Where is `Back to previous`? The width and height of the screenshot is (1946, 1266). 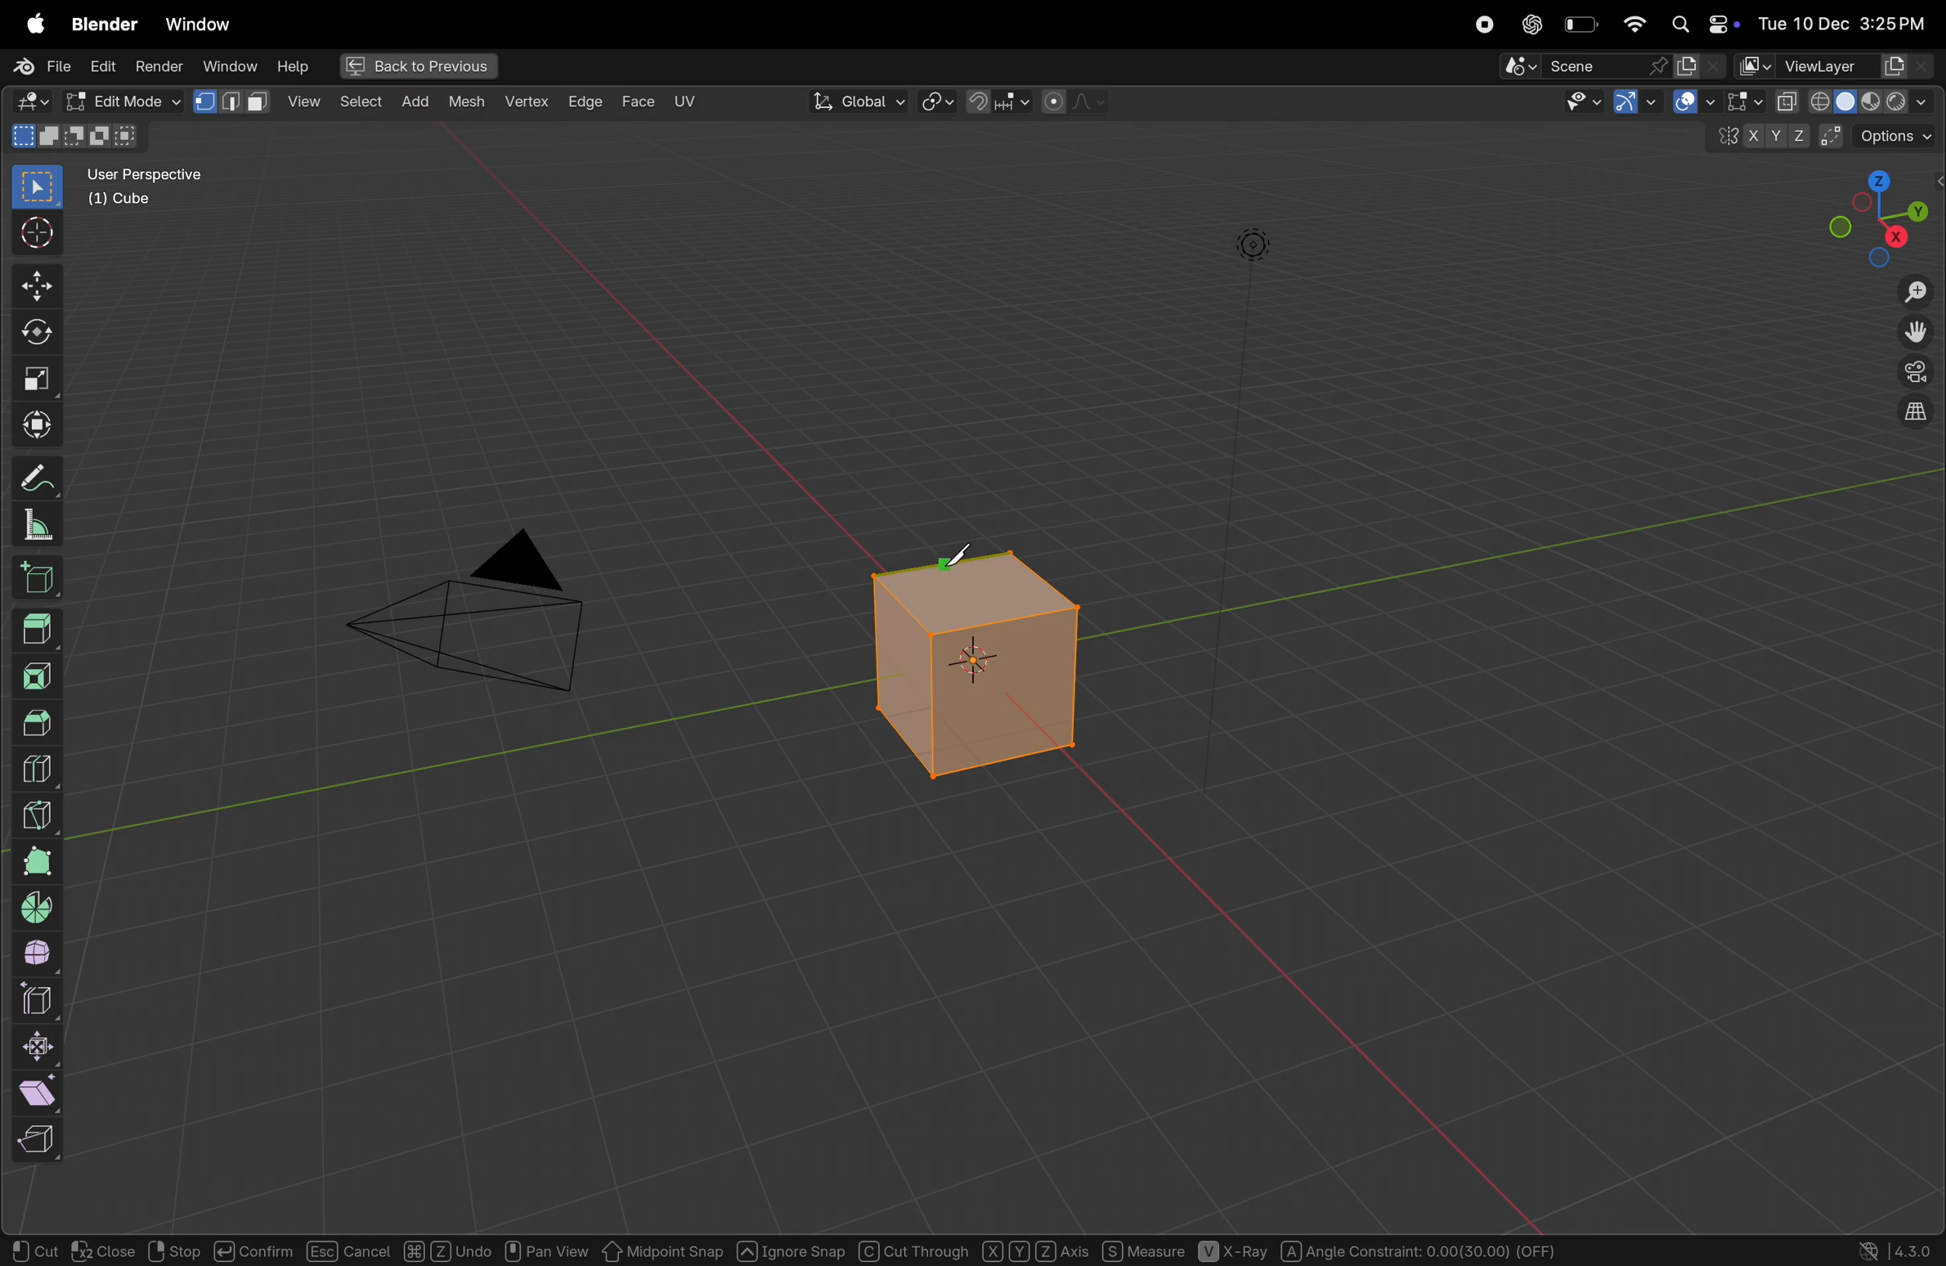 Back to previous is located at coordinates (413, 67).